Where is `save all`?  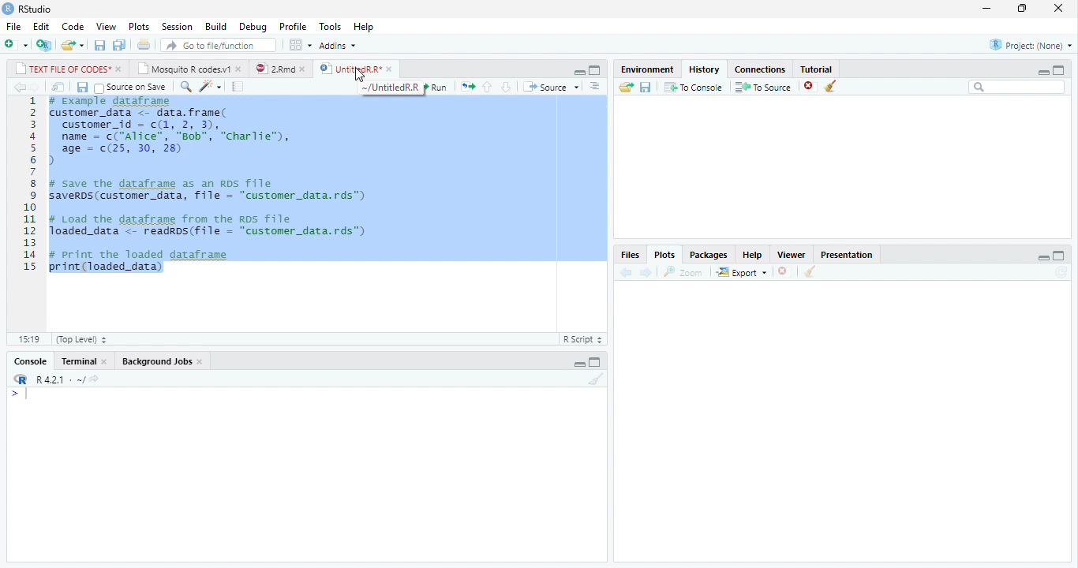 save all is located at coordinates (119, 46).